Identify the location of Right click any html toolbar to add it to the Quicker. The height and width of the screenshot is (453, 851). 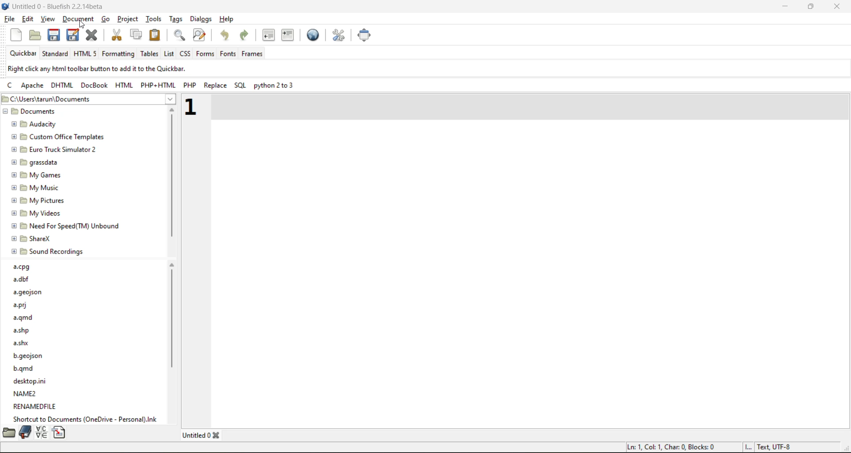
(98, 68).